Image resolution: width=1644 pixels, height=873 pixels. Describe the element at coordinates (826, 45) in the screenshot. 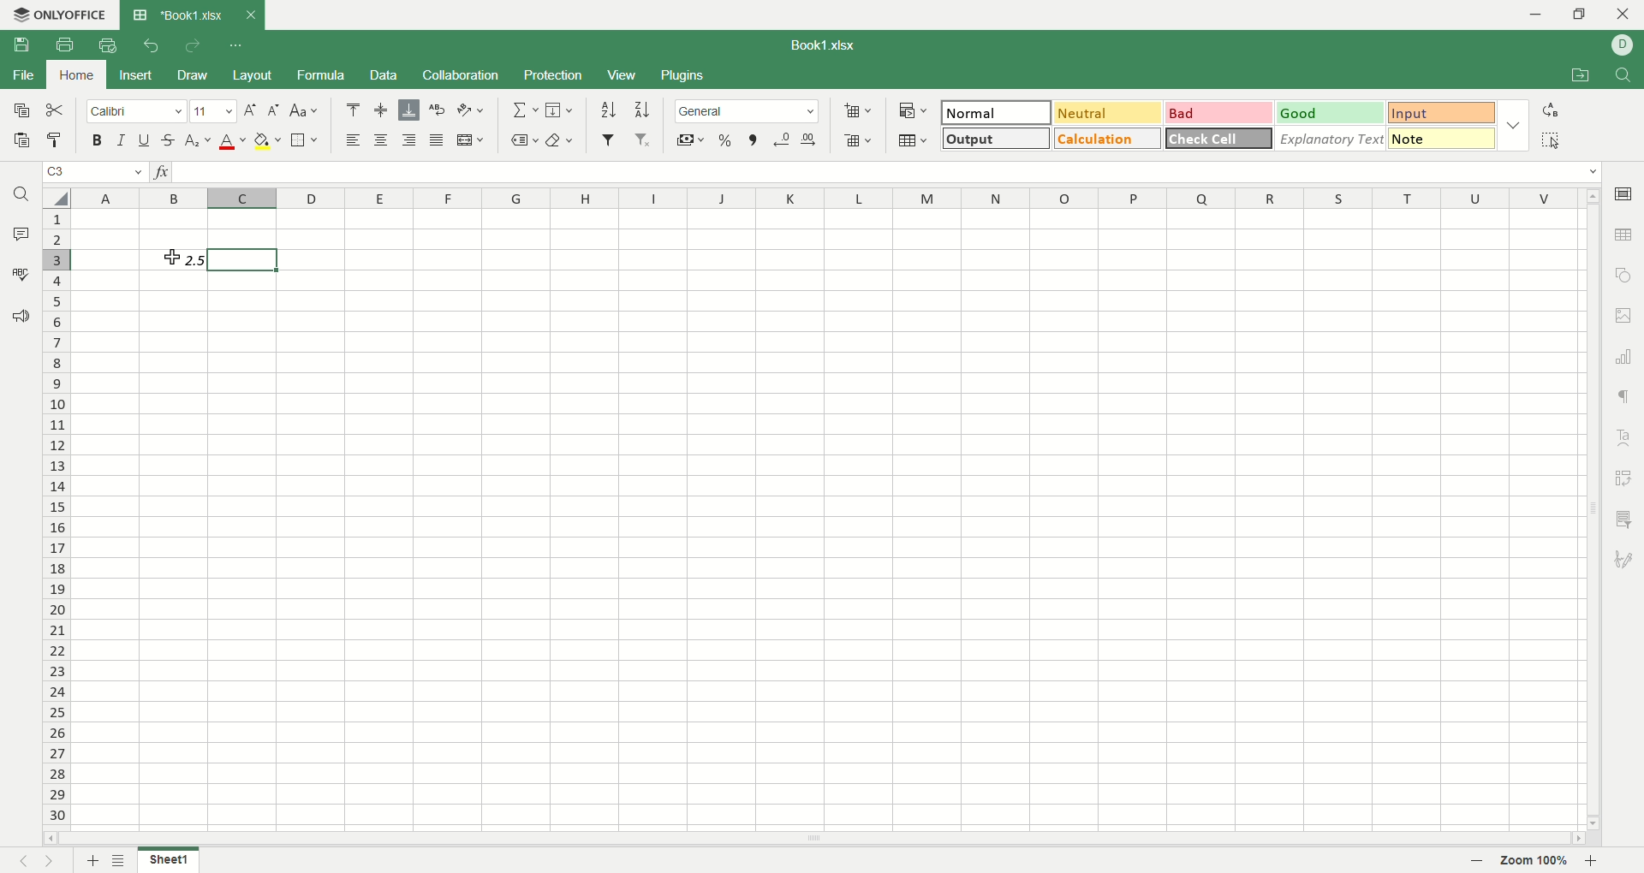

I see `Book1.xlsx` at that location.